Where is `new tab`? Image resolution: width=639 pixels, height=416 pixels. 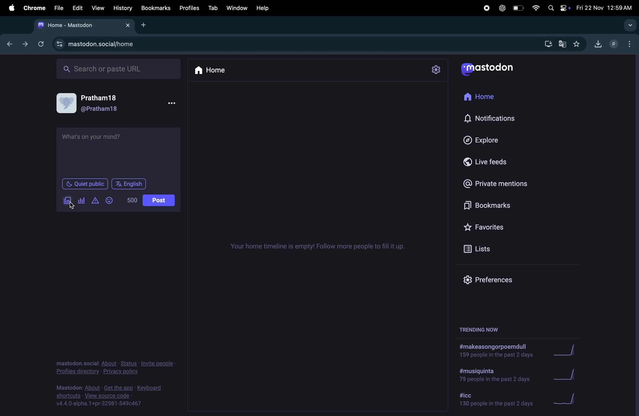
new tab is located at coordinates (143, 25).